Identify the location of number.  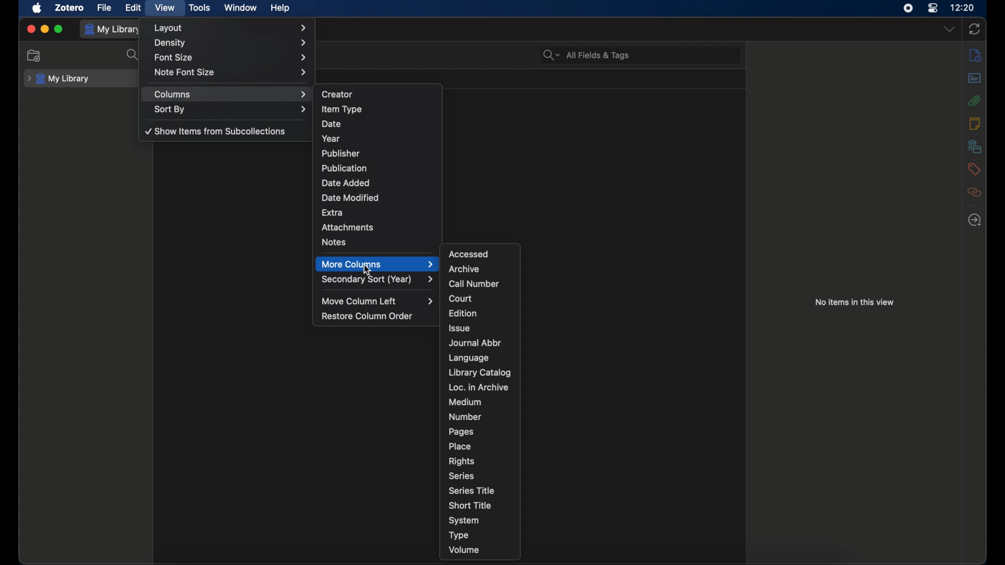
(465, 416).